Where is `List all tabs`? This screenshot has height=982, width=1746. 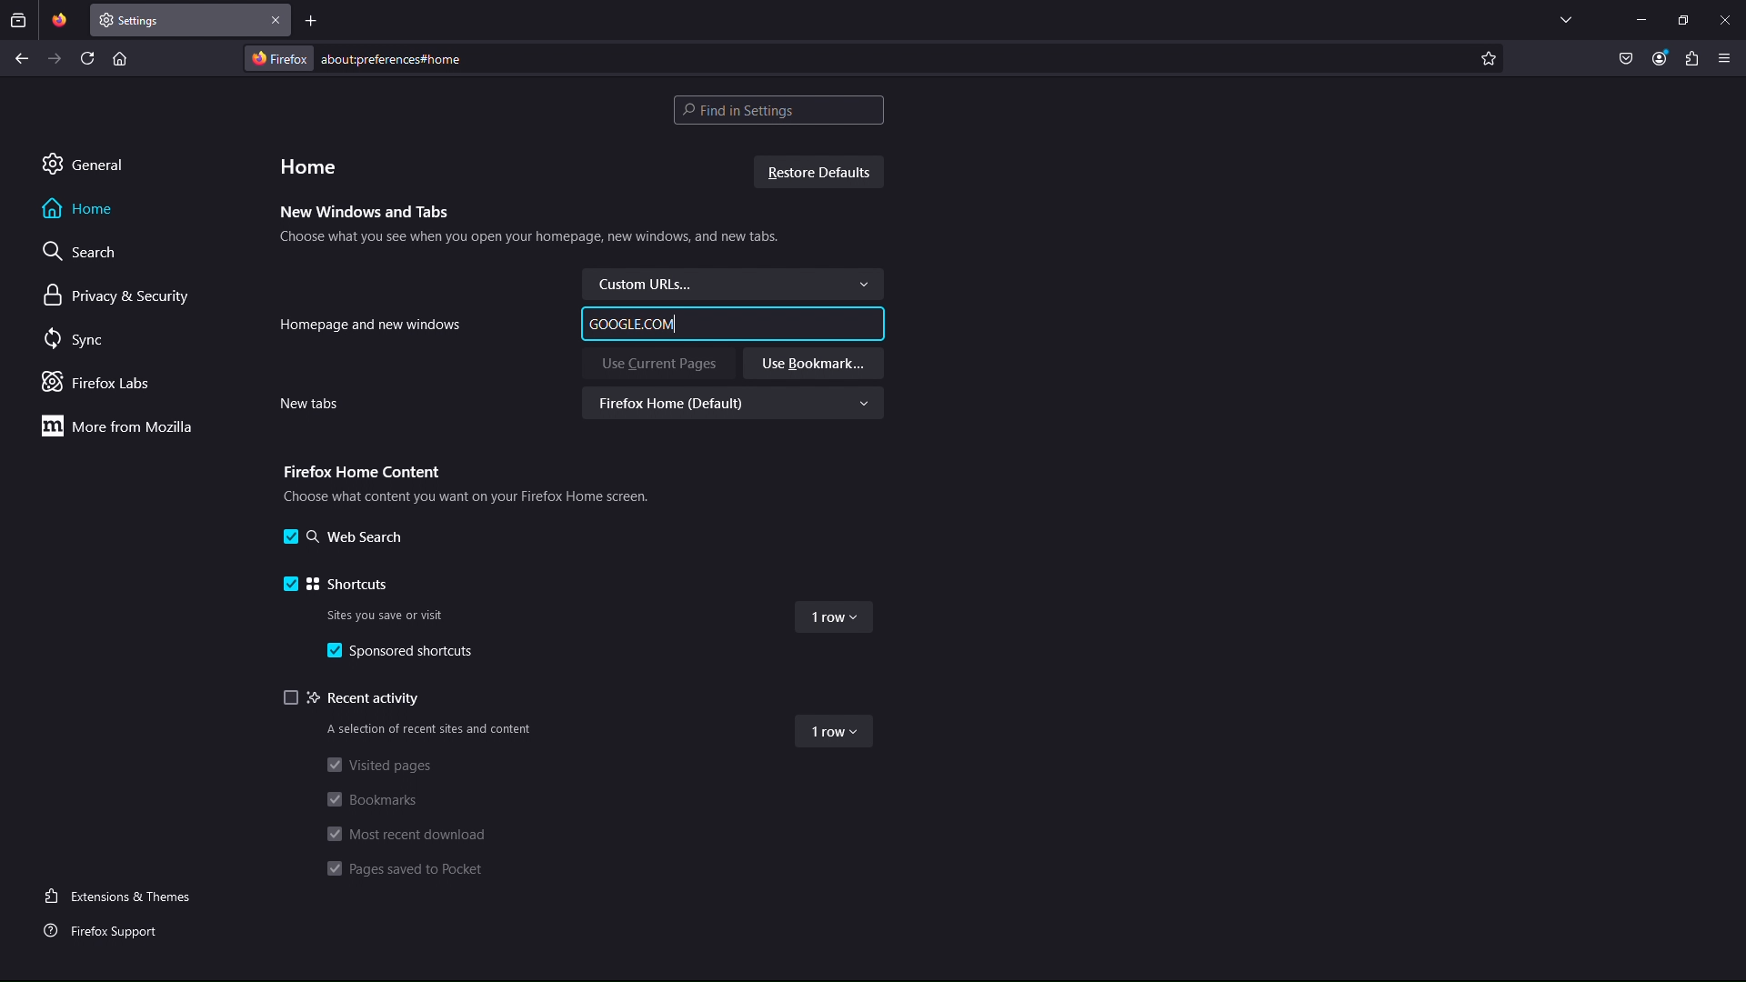
List all tabs is located at coordinates (1566, 19).